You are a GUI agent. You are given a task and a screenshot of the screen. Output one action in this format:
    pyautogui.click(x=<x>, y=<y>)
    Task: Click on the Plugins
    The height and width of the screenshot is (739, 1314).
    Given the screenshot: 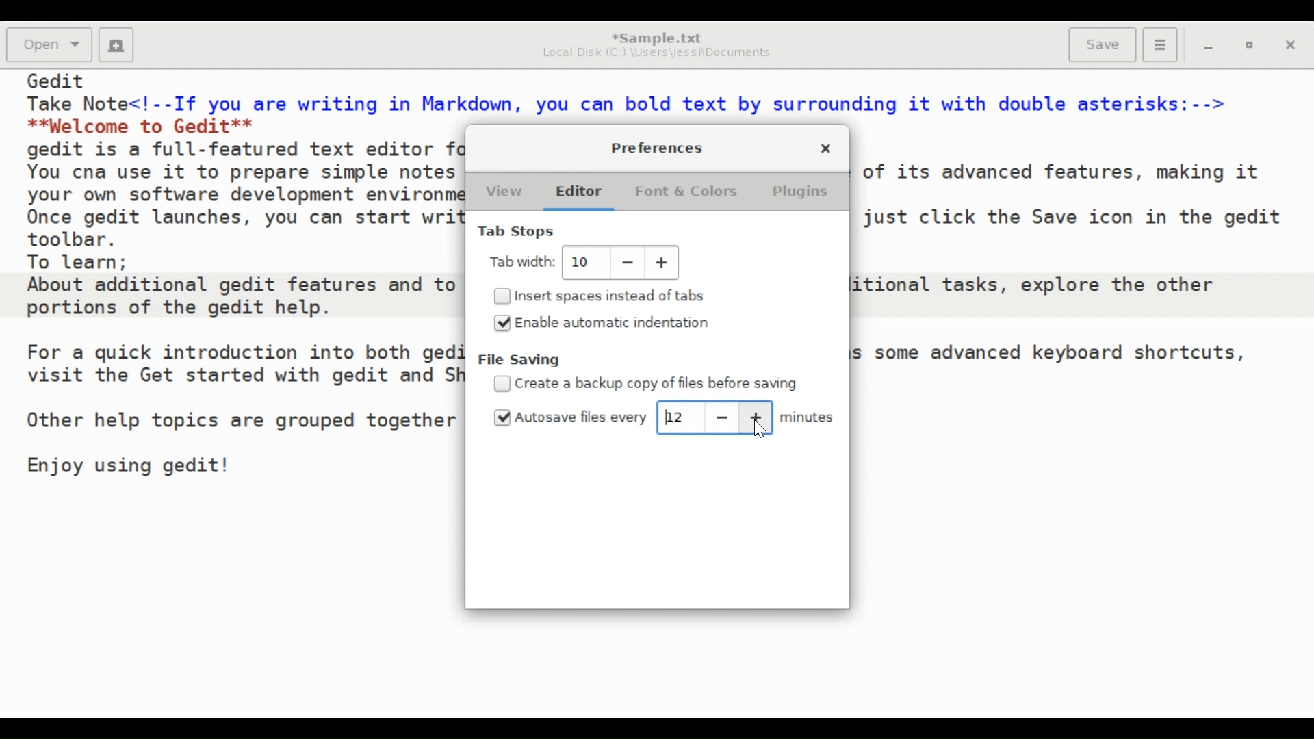 What is the action you would take?
    pyautogui.click(x=800, y=191)
    